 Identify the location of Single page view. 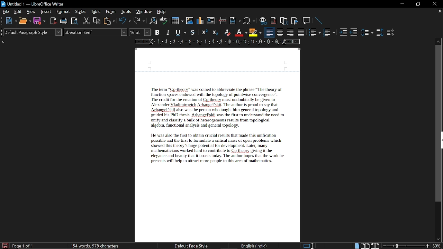
(357, 246).